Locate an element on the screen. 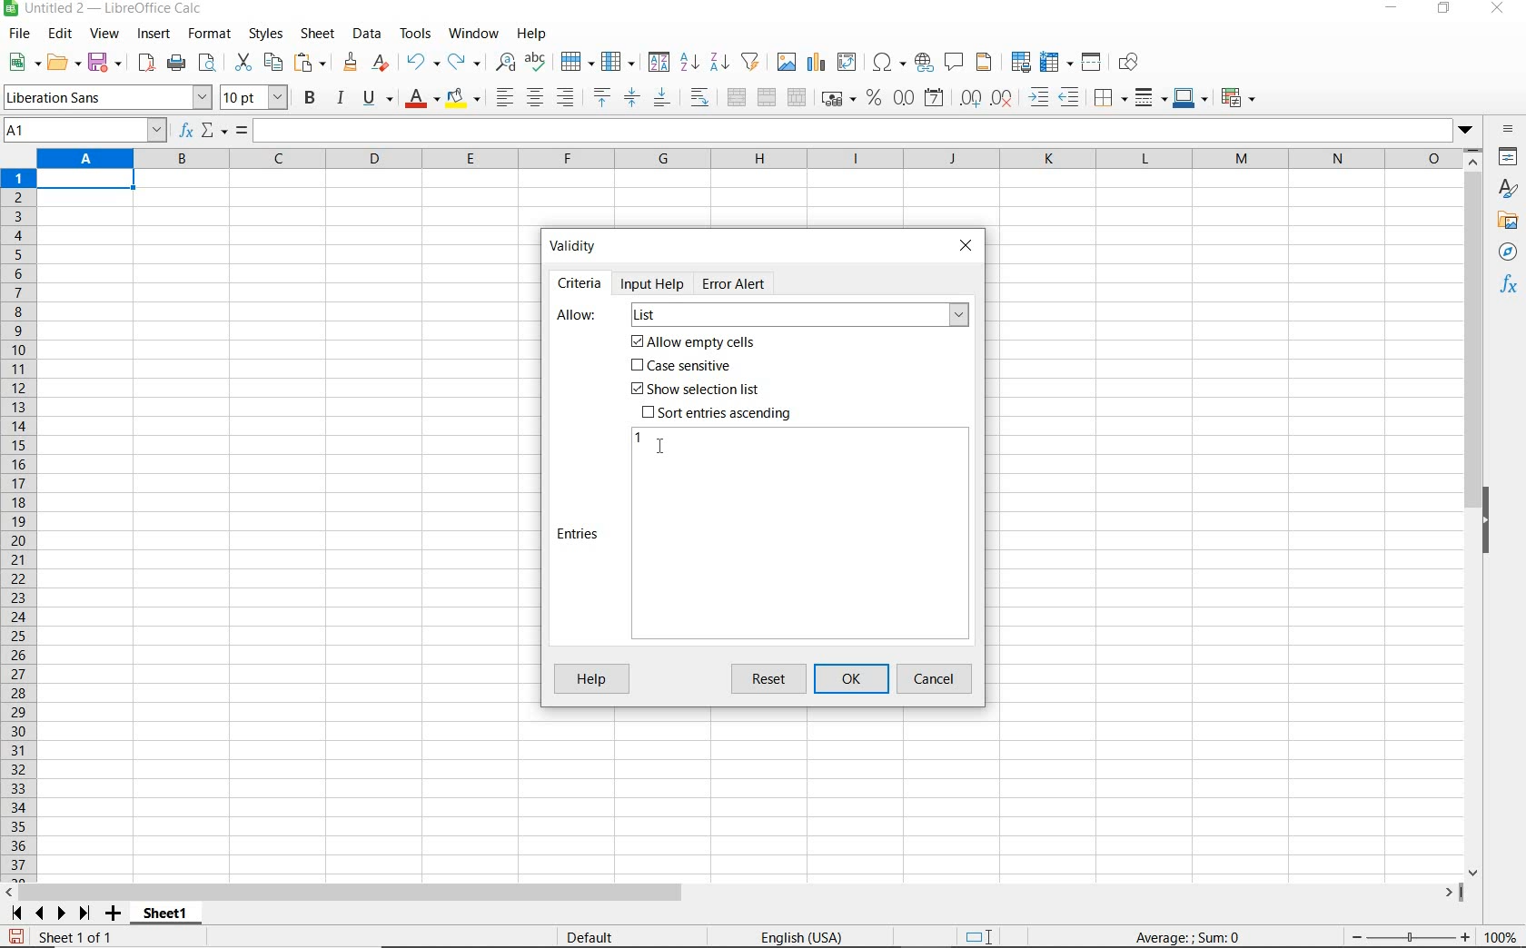 Image resolution: width=1526 pixels, height=948 pixels. row is located at coordinates (577, 63).